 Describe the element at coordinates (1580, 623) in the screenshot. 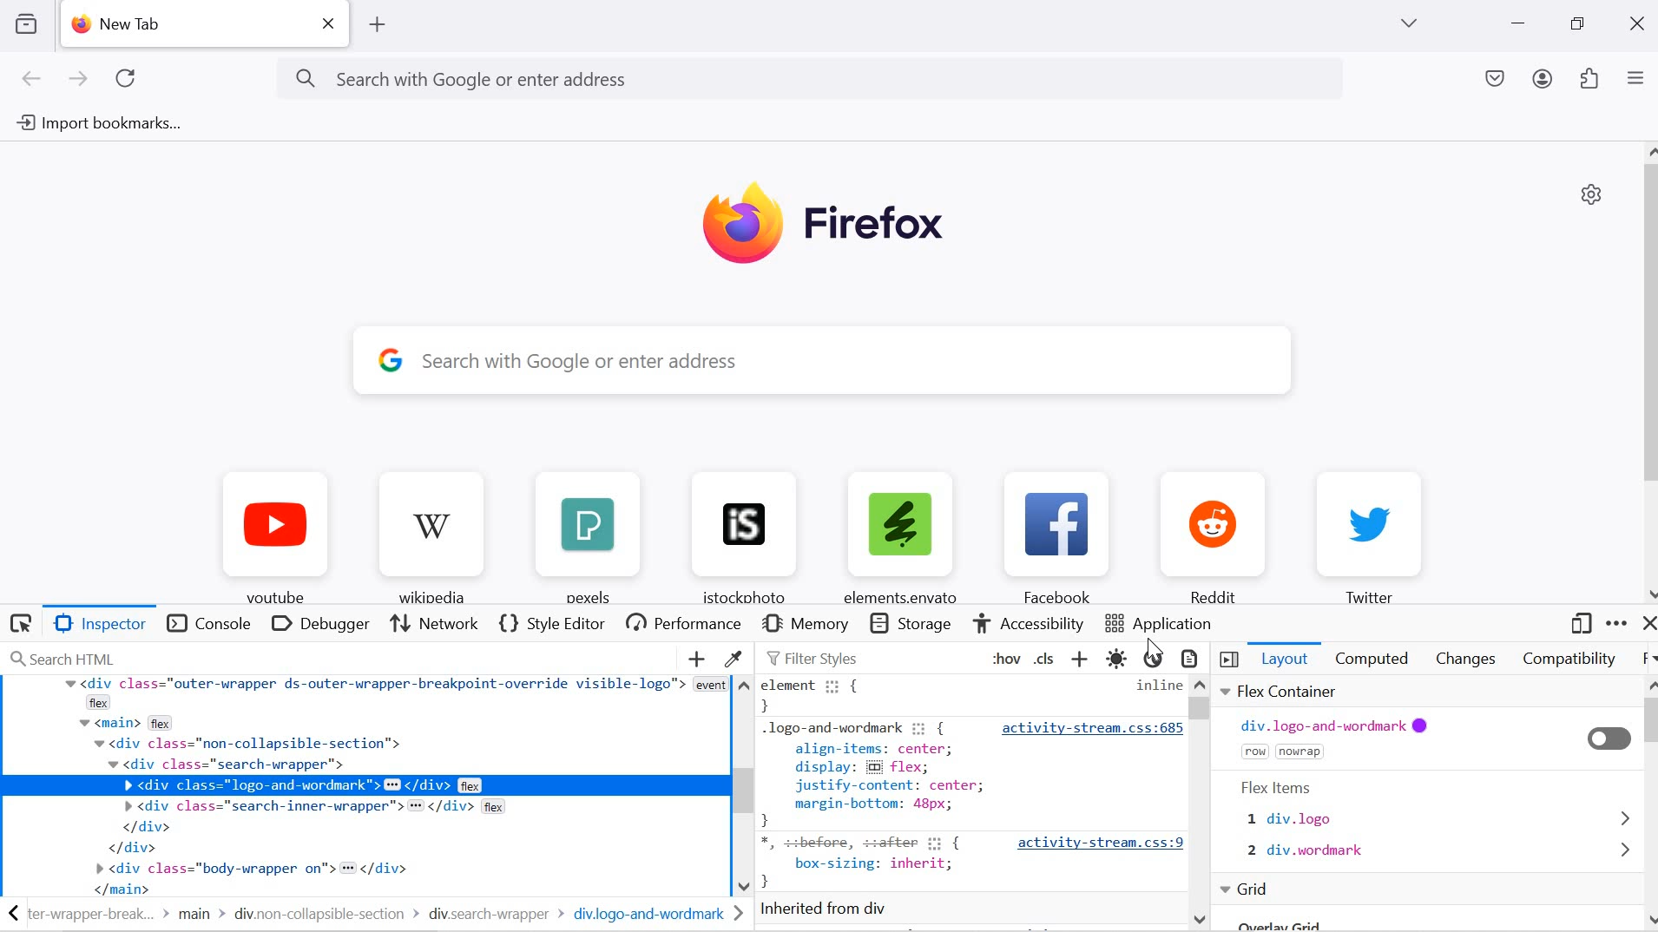

I see `responsive design mode` at that location.